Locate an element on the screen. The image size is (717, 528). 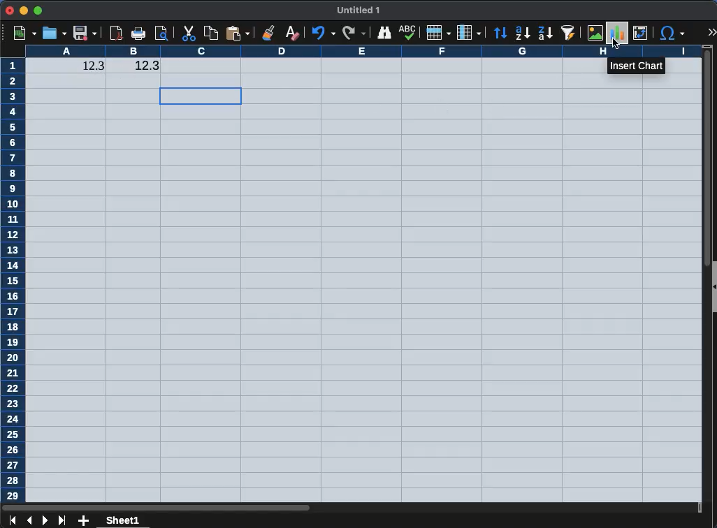
Collapse/Expand is located at coordinates (714, 286).